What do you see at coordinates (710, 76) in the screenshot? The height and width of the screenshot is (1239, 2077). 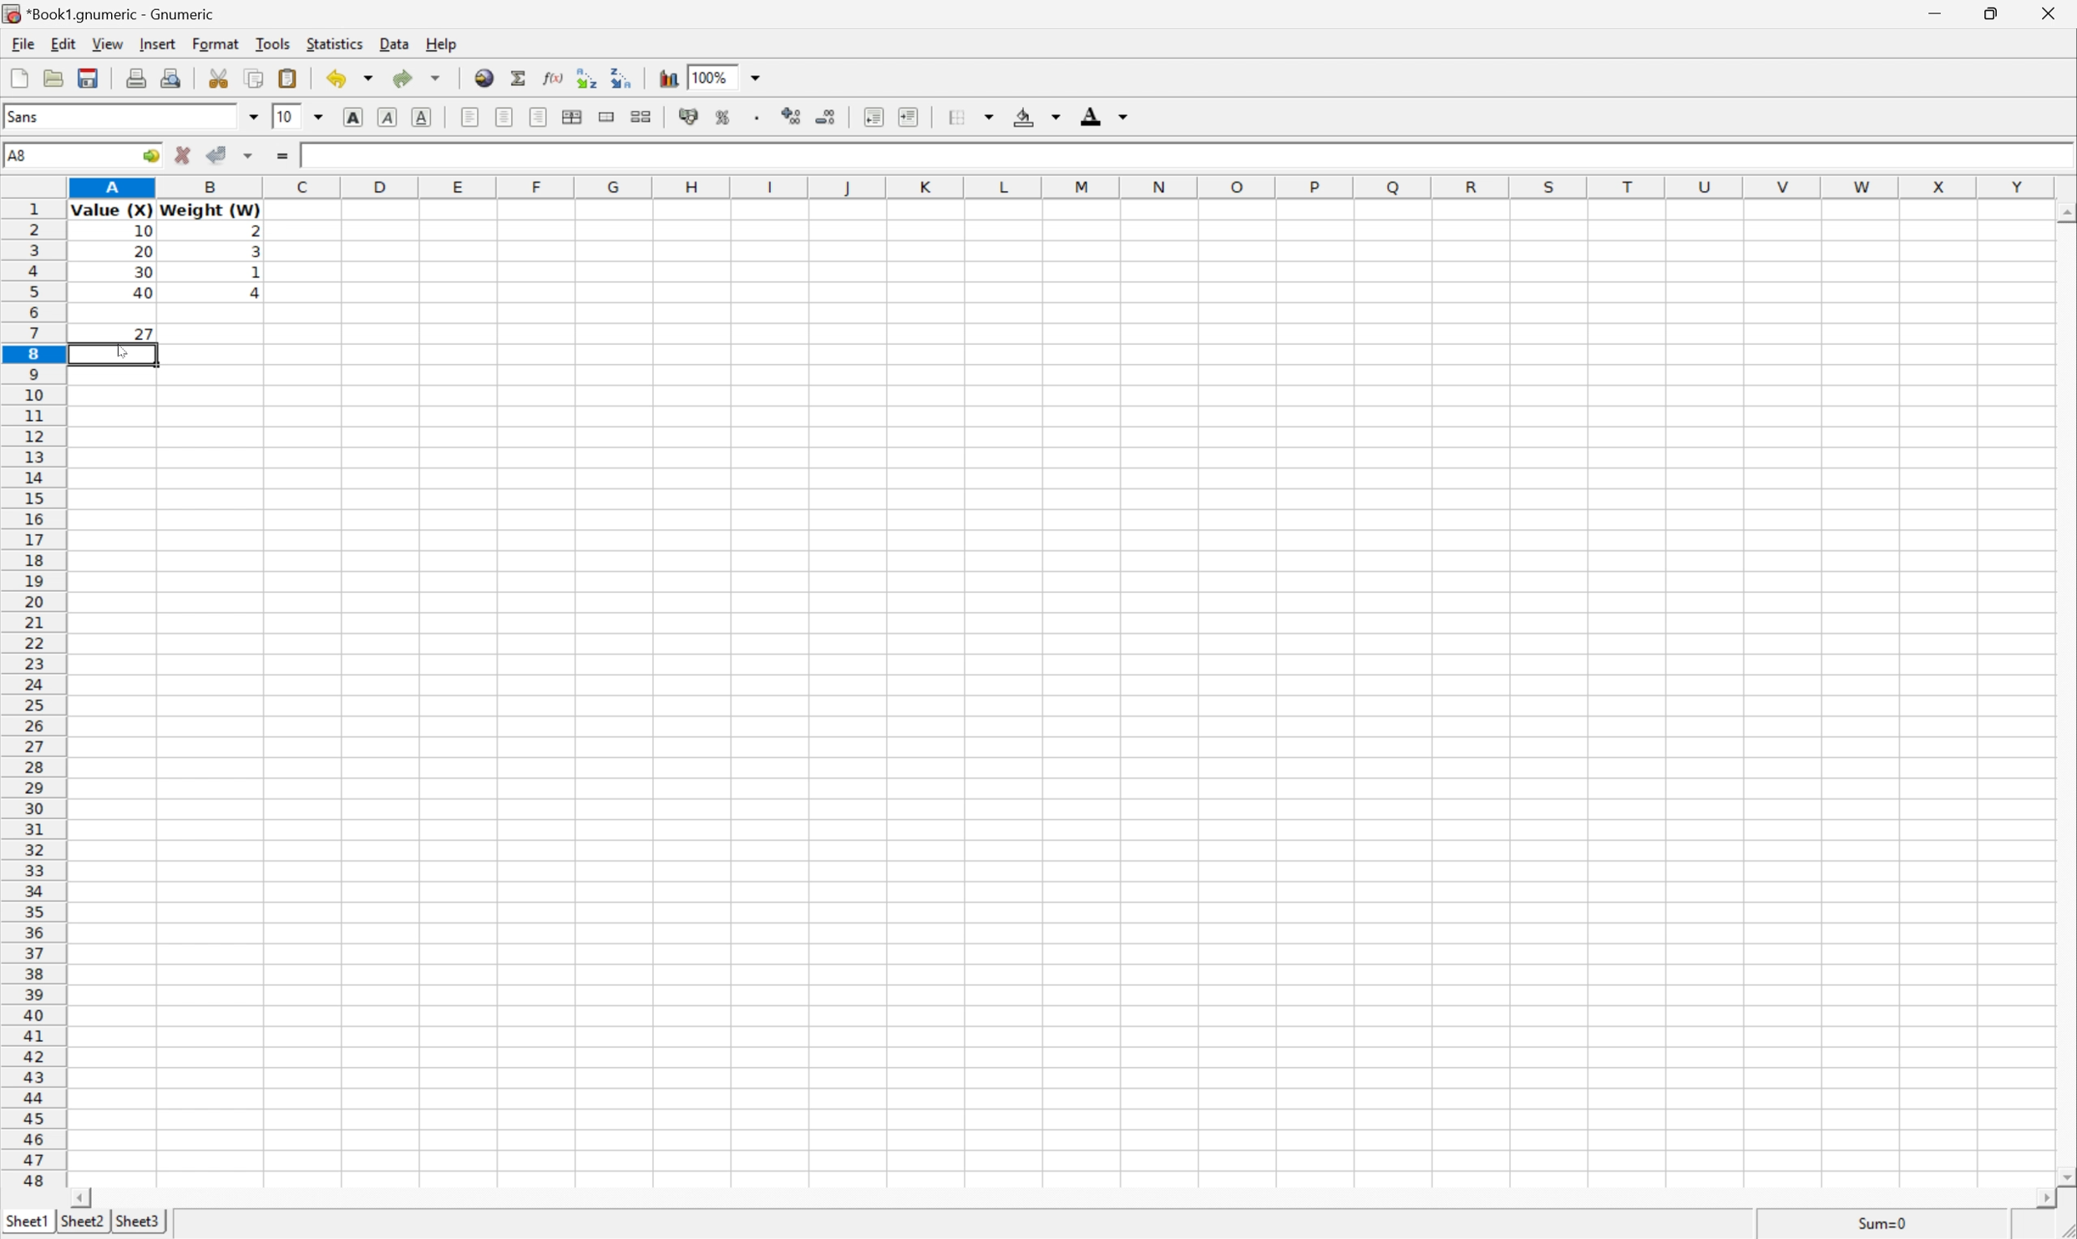 I see `100%` at bounding box center [710, 76].